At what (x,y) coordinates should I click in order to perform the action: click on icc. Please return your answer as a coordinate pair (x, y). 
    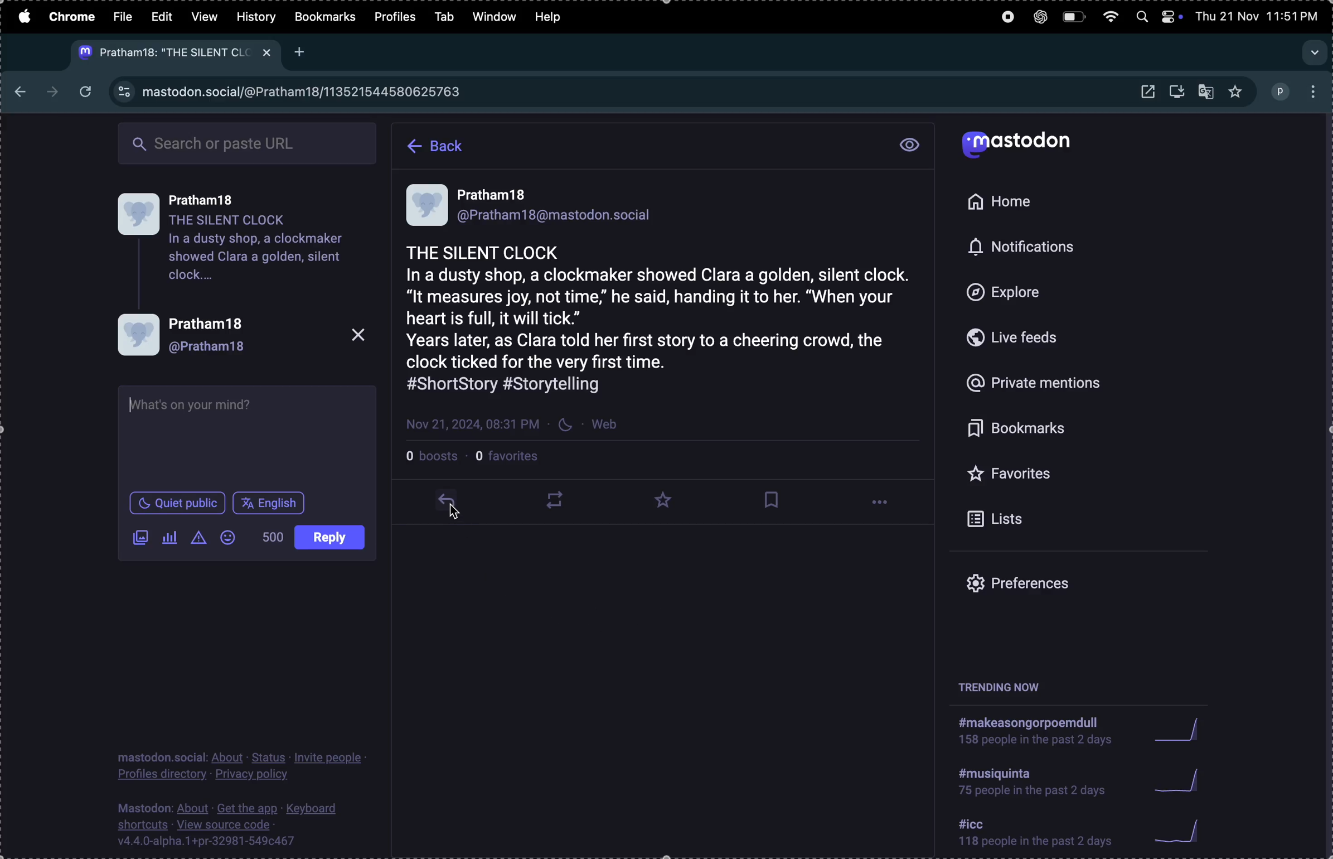
    Looking at the image, I should click on (1036, 835).